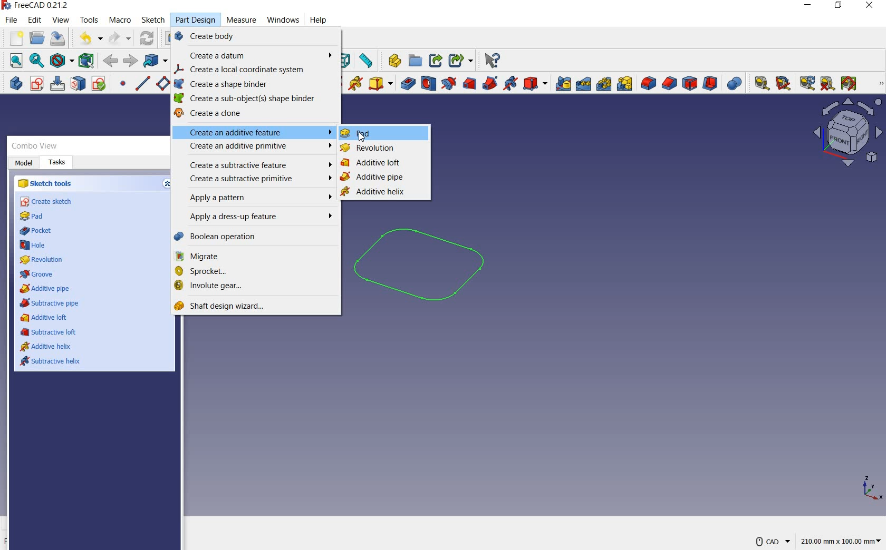 This screenshot has width=886, height=550. I want to click on forward, so click(111, 60).